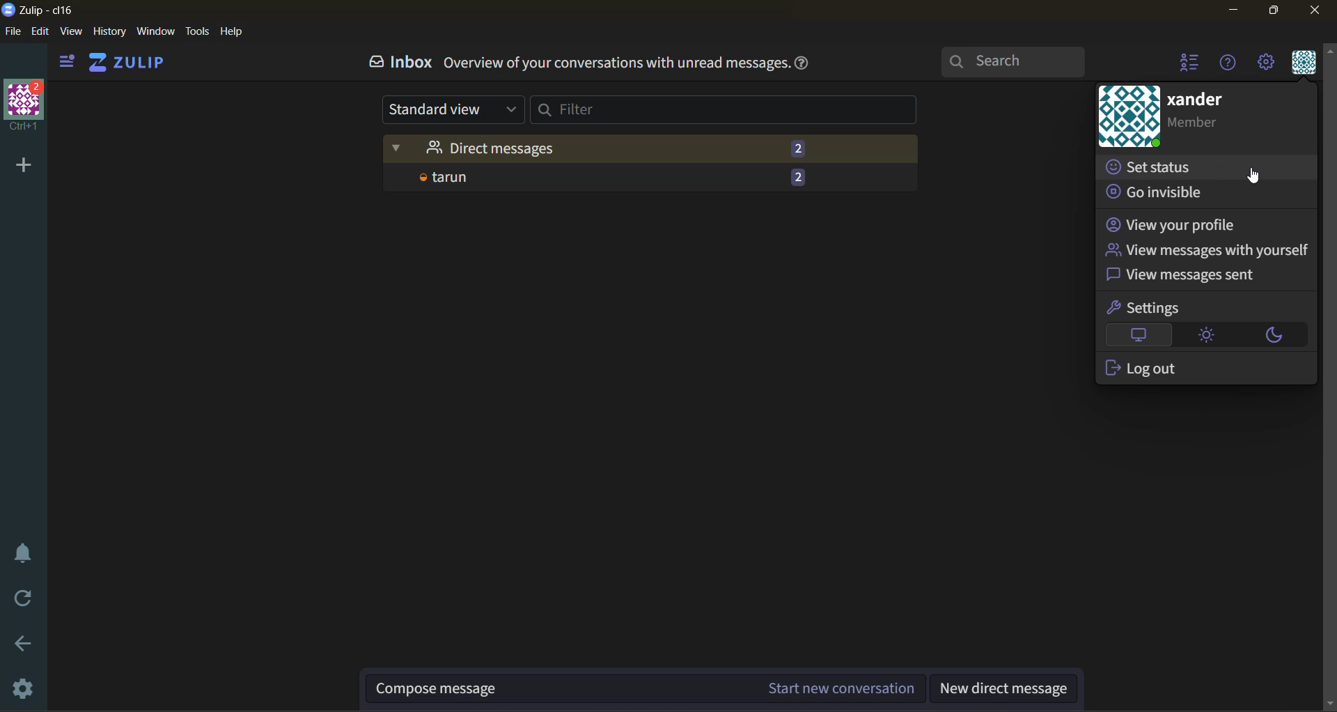 This screenshot has width=1337, height=712. What do you see at coordinates (1231, 66) in the screenshot?
I see `help menu` at bounding box center [1231, 66].